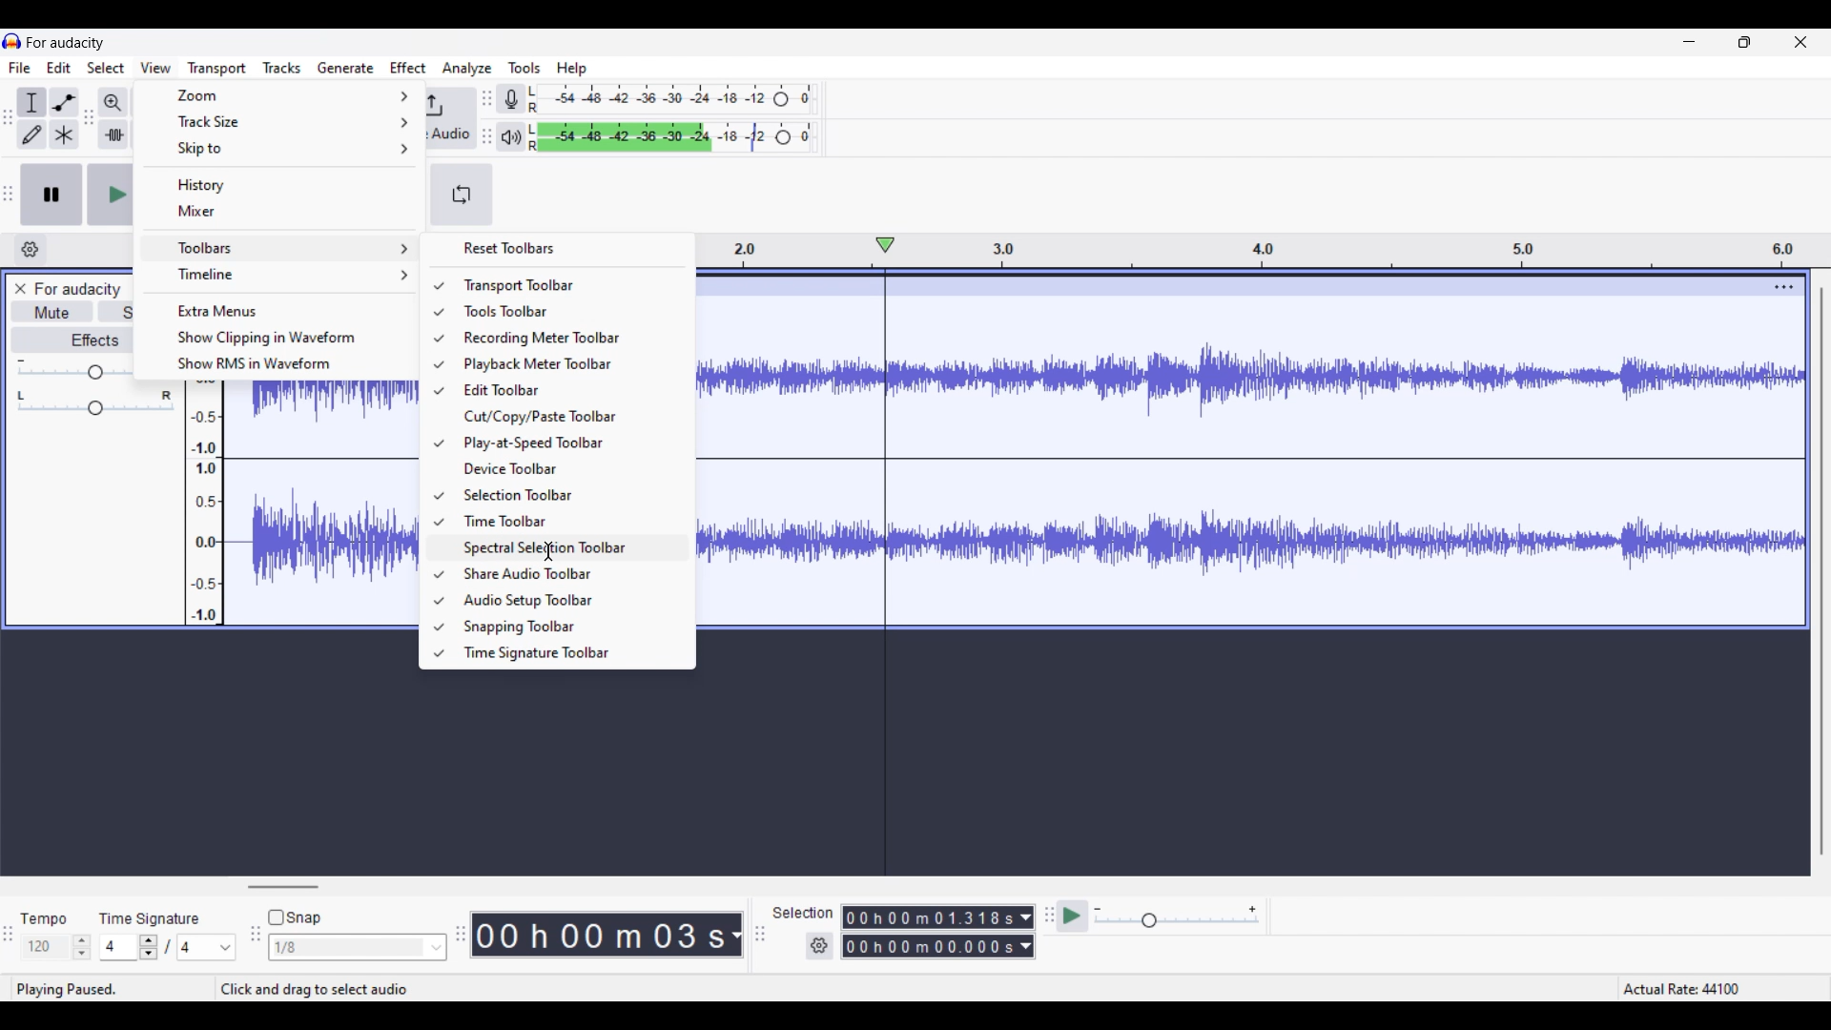 This screenshot has height=1030, width=1831. Describe the element at coordinates (281, 68) in the screenshot. I see `Tracks menu` at that location.